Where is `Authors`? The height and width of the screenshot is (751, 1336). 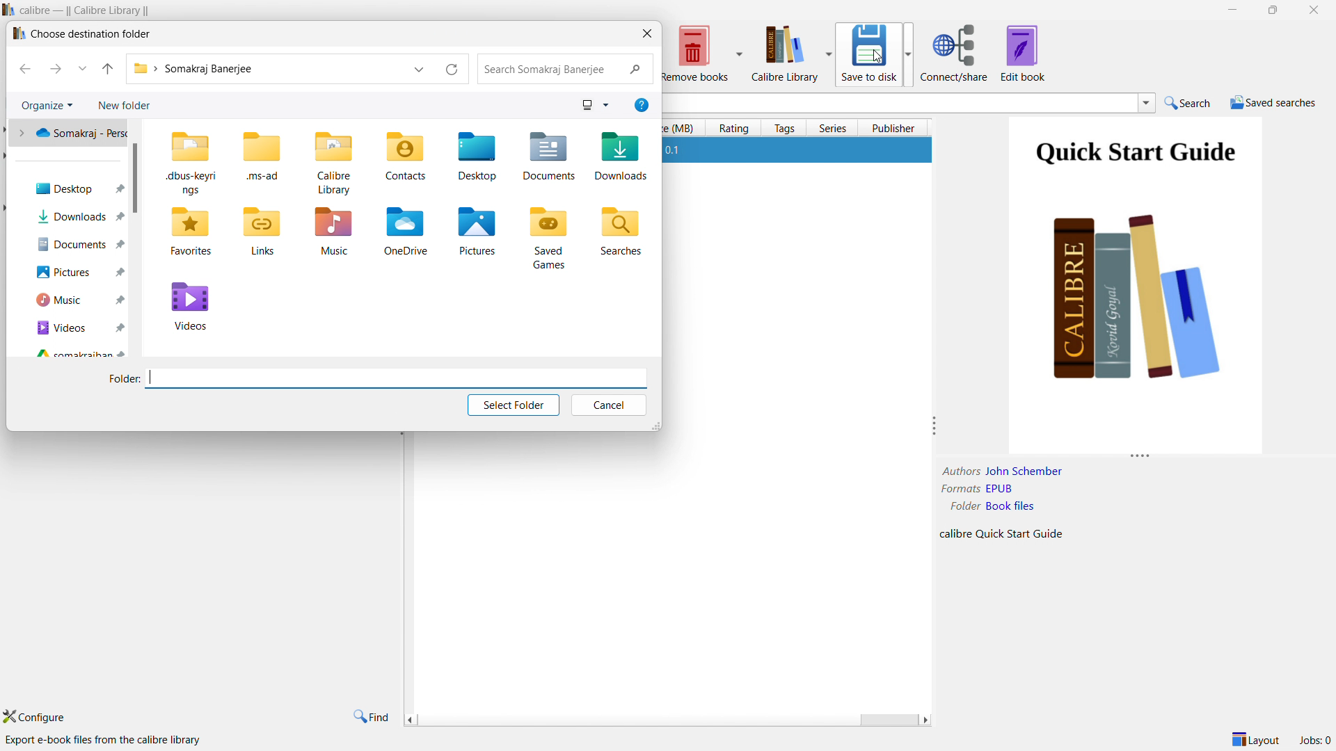 Authors is located at coordinates (960, 471).